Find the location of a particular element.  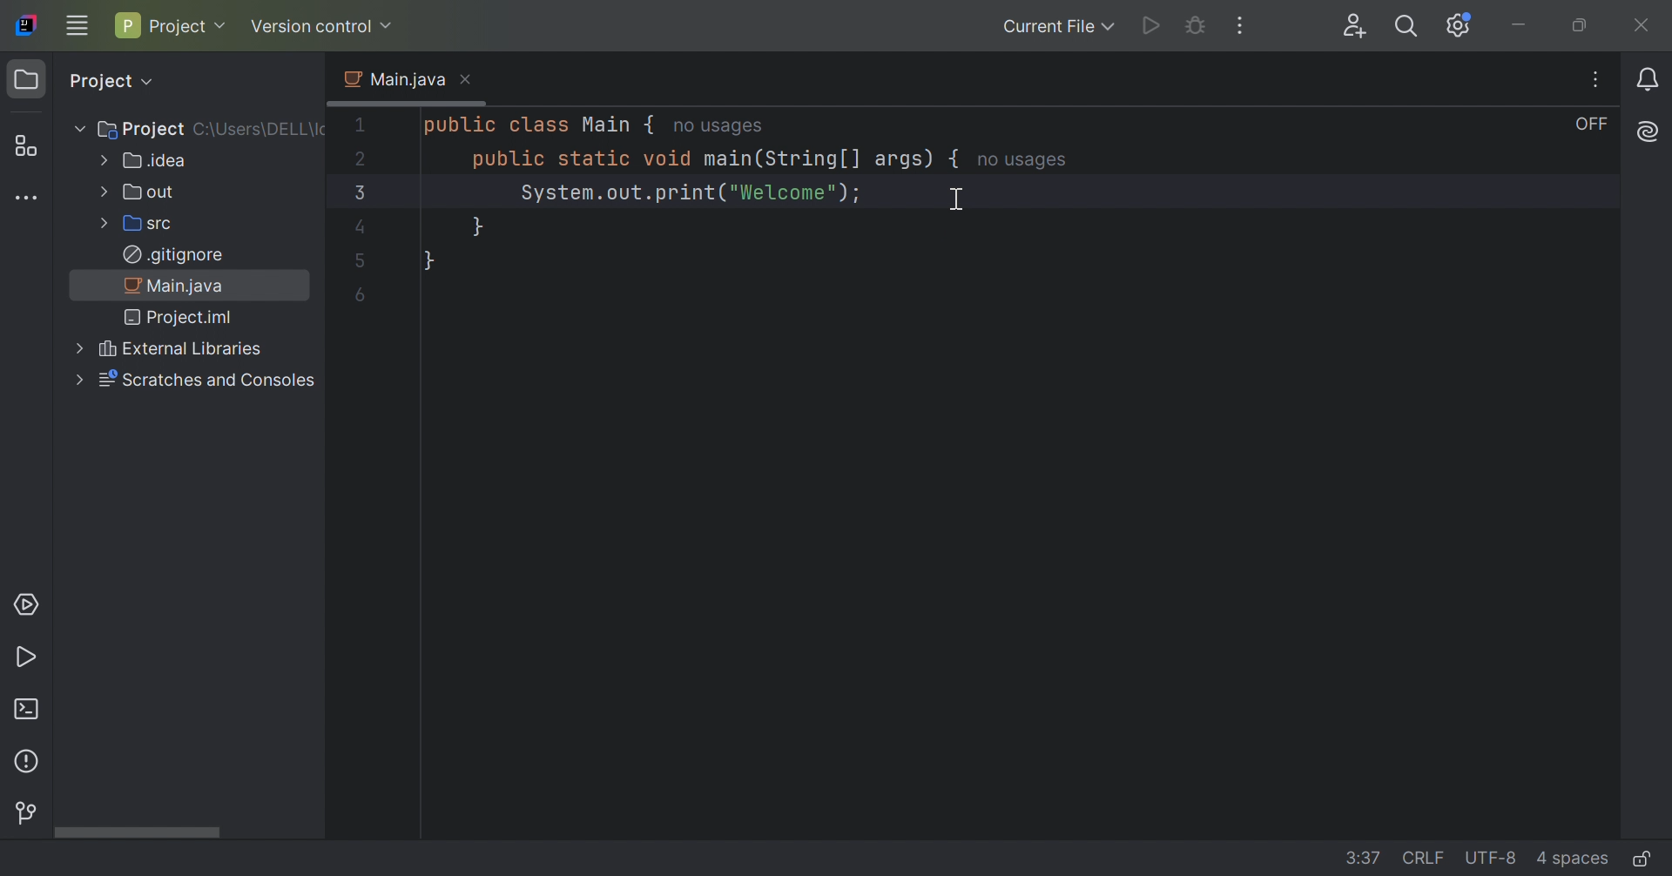

Code With Me is located at coordinates (1358, 28).